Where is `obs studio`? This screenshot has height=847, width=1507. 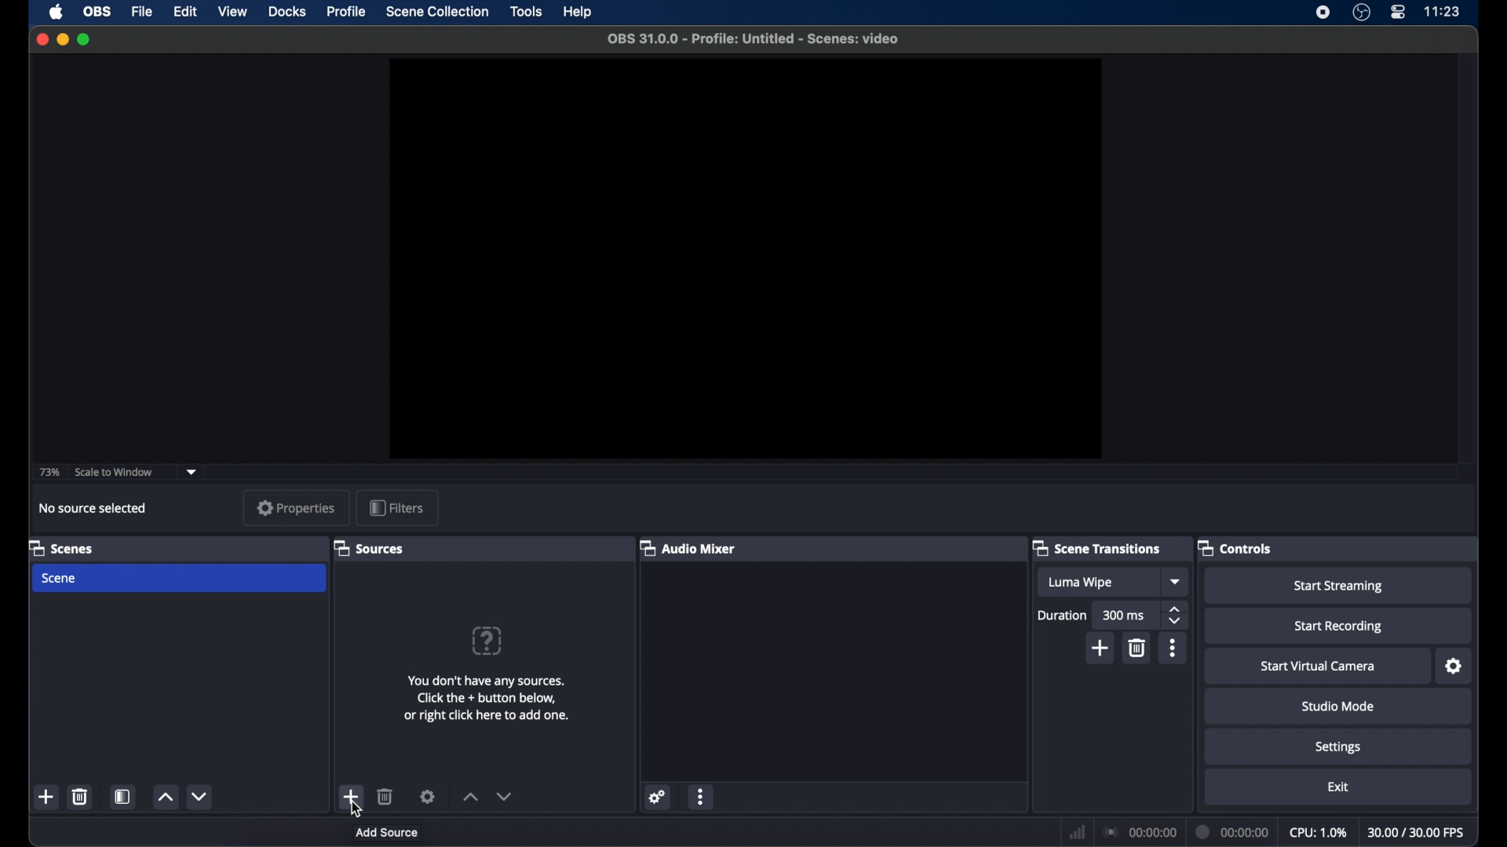 obs studio is located at coordinates (1361, 13).